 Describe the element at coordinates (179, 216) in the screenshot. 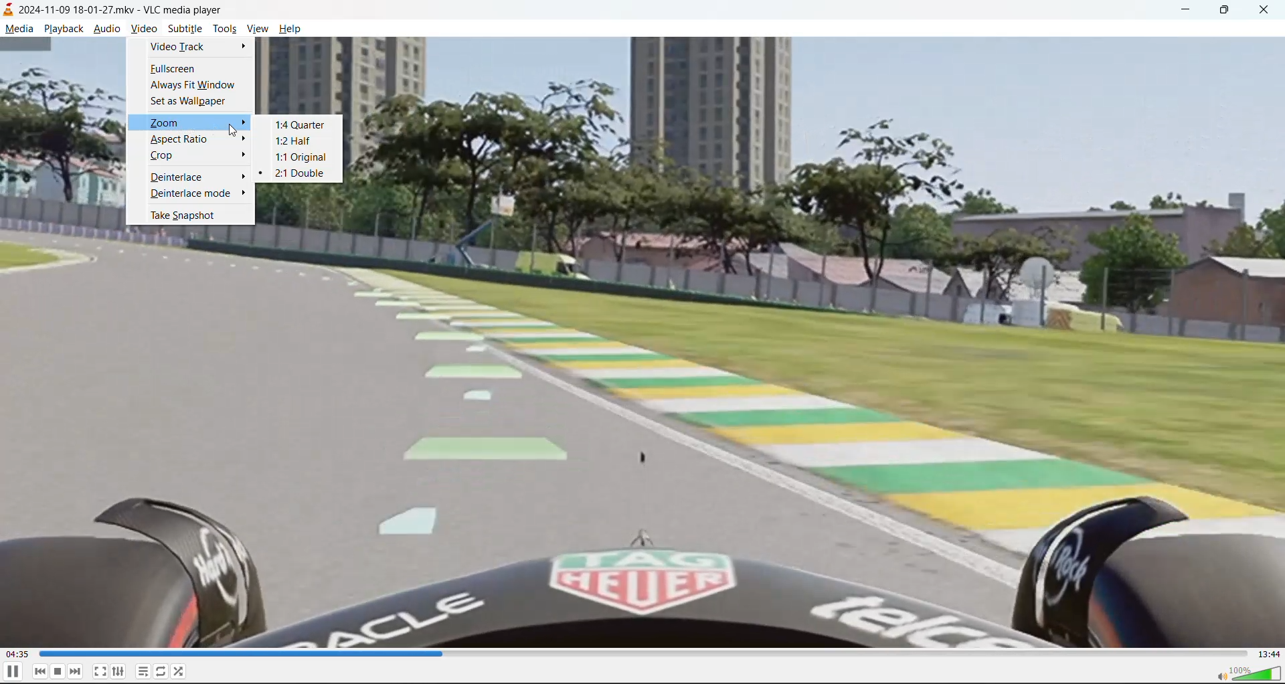

I see `take snapshot` at that location.